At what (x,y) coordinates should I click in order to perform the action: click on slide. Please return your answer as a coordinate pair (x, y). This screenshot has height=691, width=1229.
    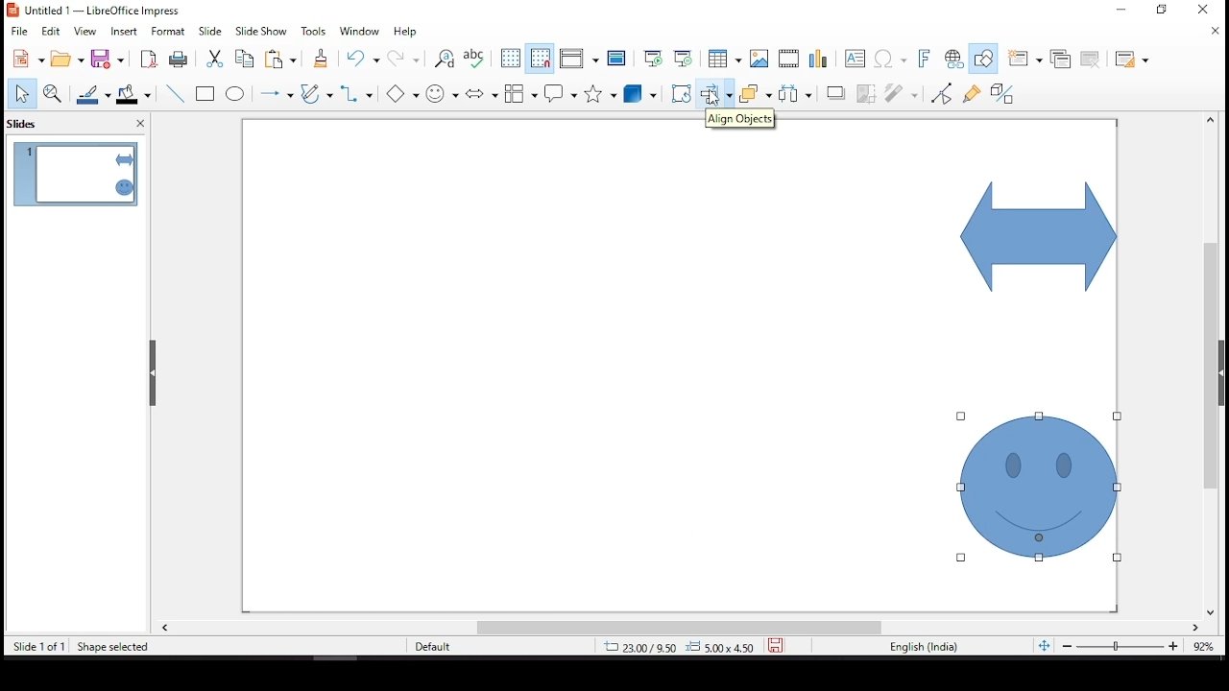
    Looking at the image, I should click on (210, 31).